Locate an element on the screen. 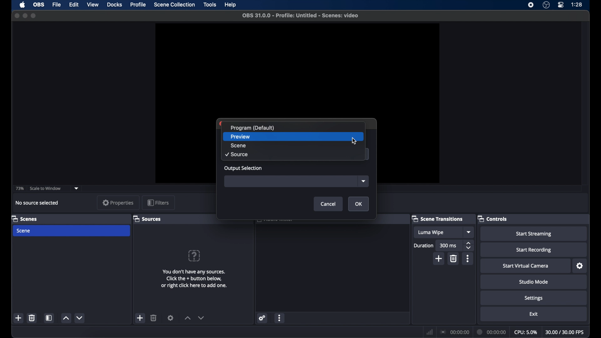 The height and width of the screenshot is (338, 601). settings is located at coordinates (261, 318).